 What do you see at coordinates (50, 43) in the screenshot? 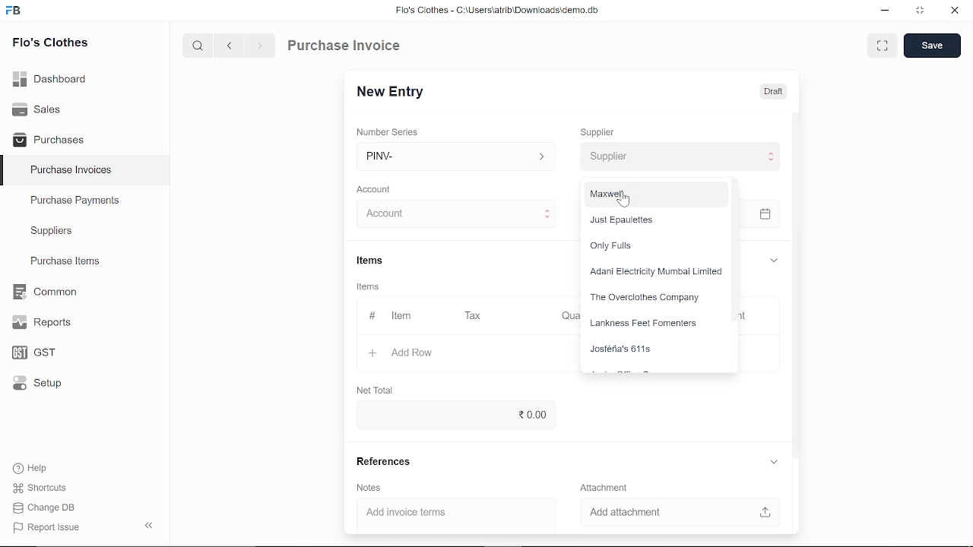
I see `Flo's Clothes` at bounding box center [50, 43].